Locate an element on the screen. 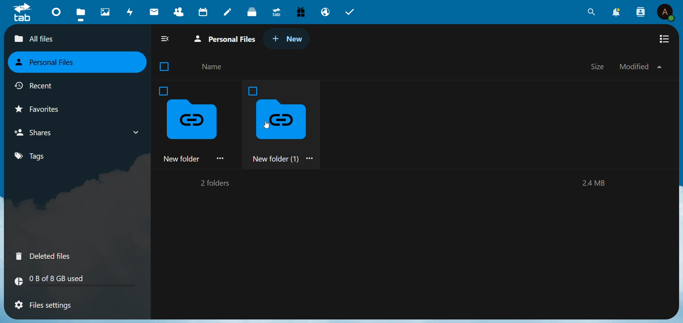 This screenshot has width=683, height=323. personal files is located at coordinates (228, 39).